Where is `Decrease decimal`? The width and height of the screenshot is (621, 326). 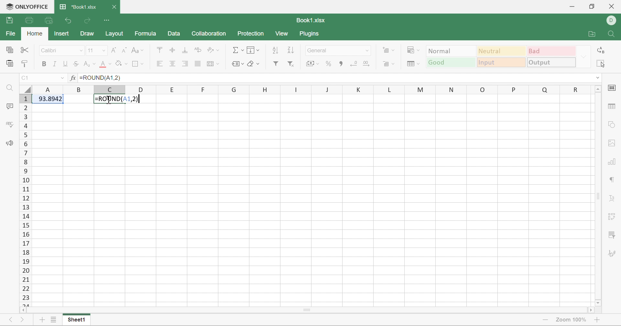 Decrease decimal is located at coordinates (353, 62).